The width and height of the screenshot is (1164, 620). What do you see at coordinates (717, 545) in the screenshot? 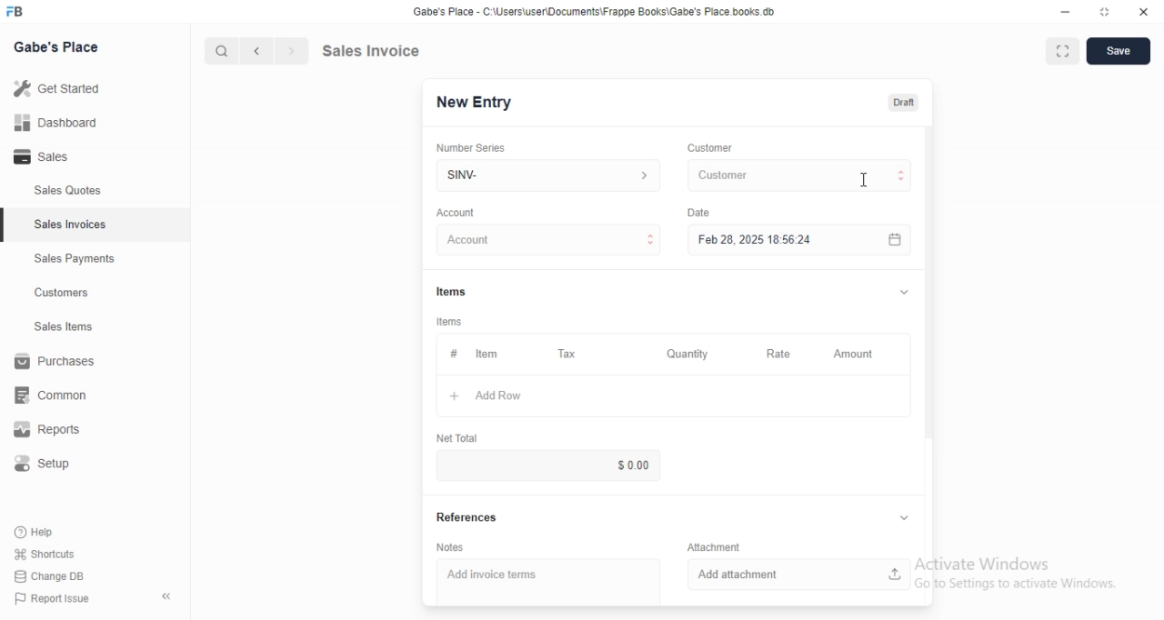
I see `` at bounding box center [717, 545].